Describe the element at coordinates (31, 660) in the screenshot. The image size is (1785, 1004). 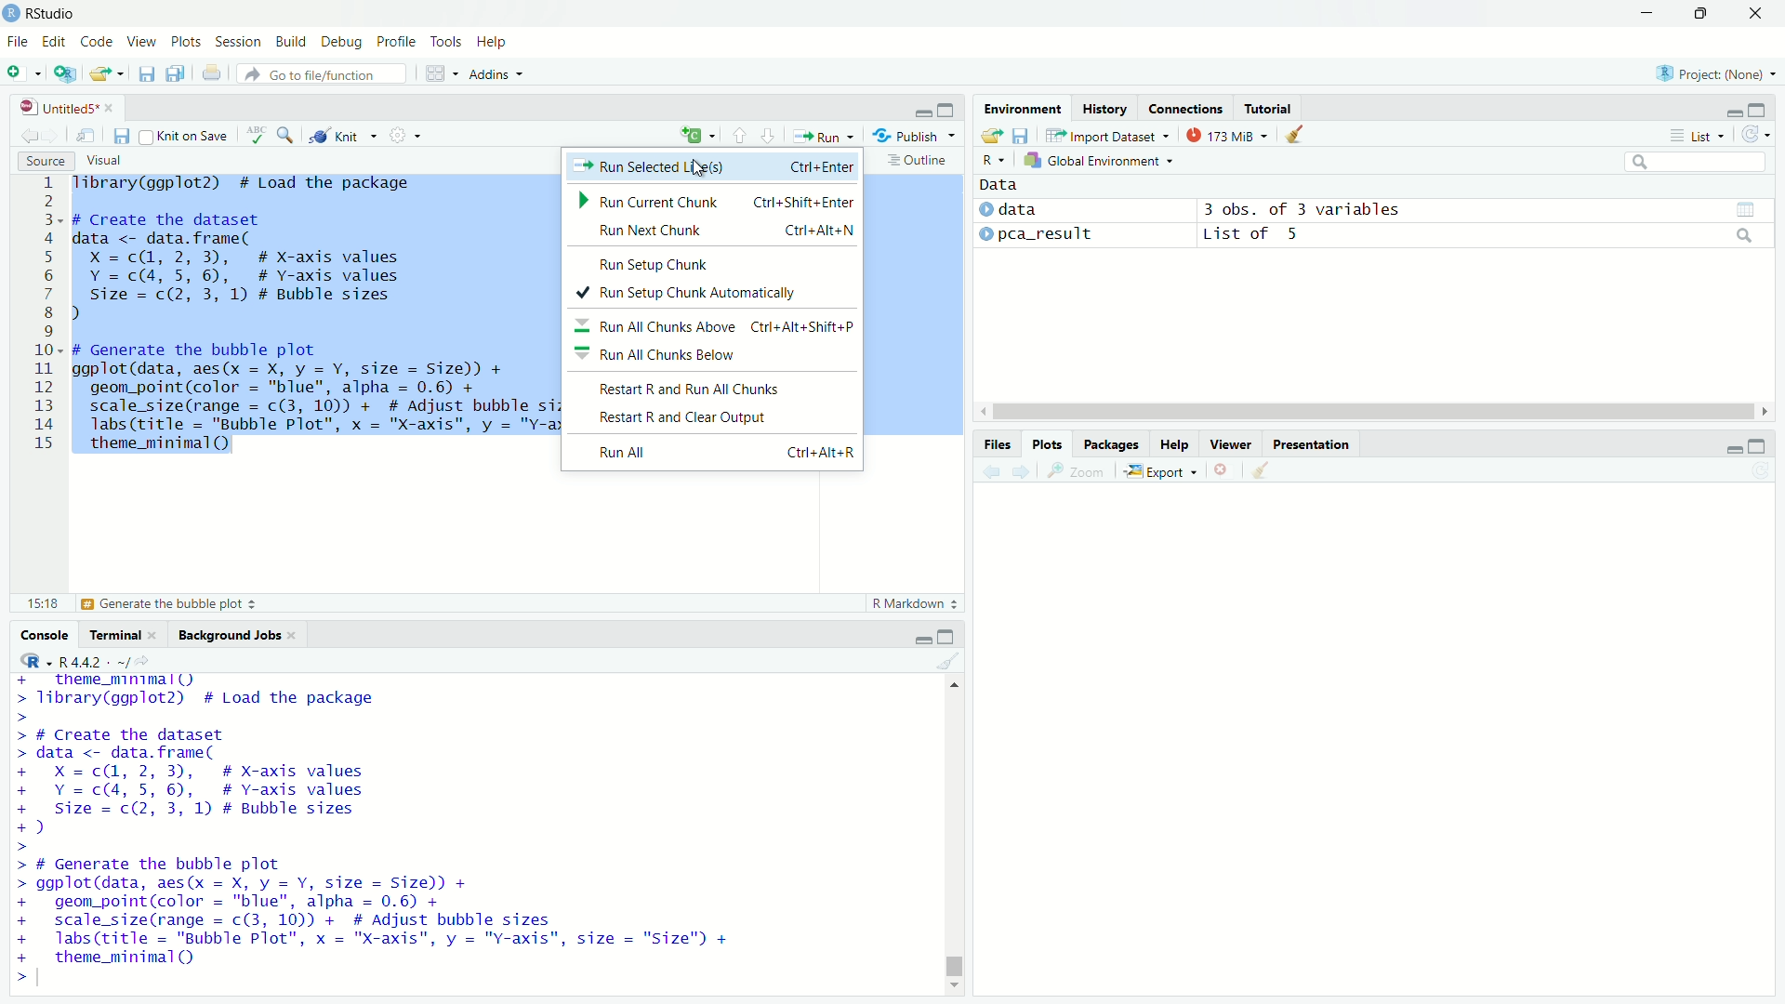
I see `R language` at that location.